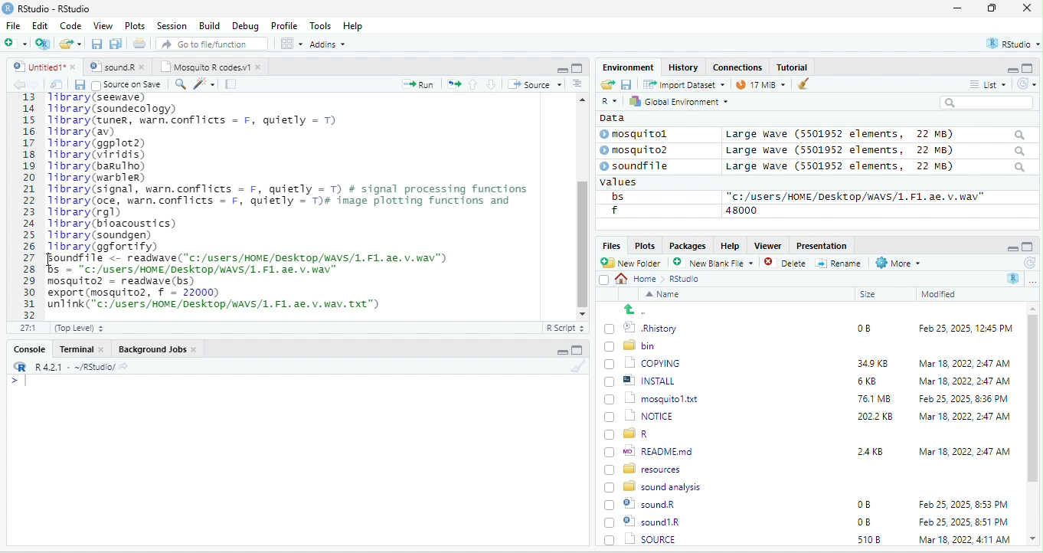  What do you see at coordinates (211, 67) in the screenshot?
I see `Mosquito R codes.v1` at bounding box center [211, 67].